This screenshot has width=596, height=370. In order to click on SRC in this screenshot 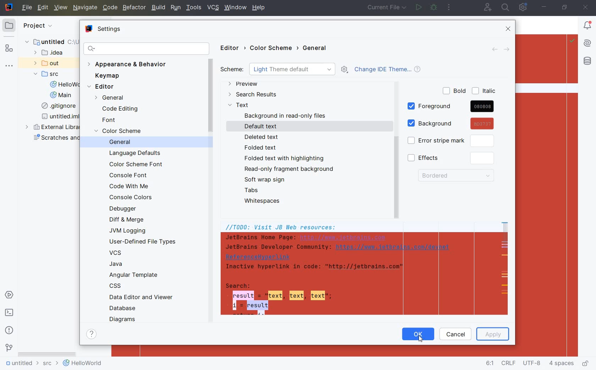, I will do `click(47, 74)`.